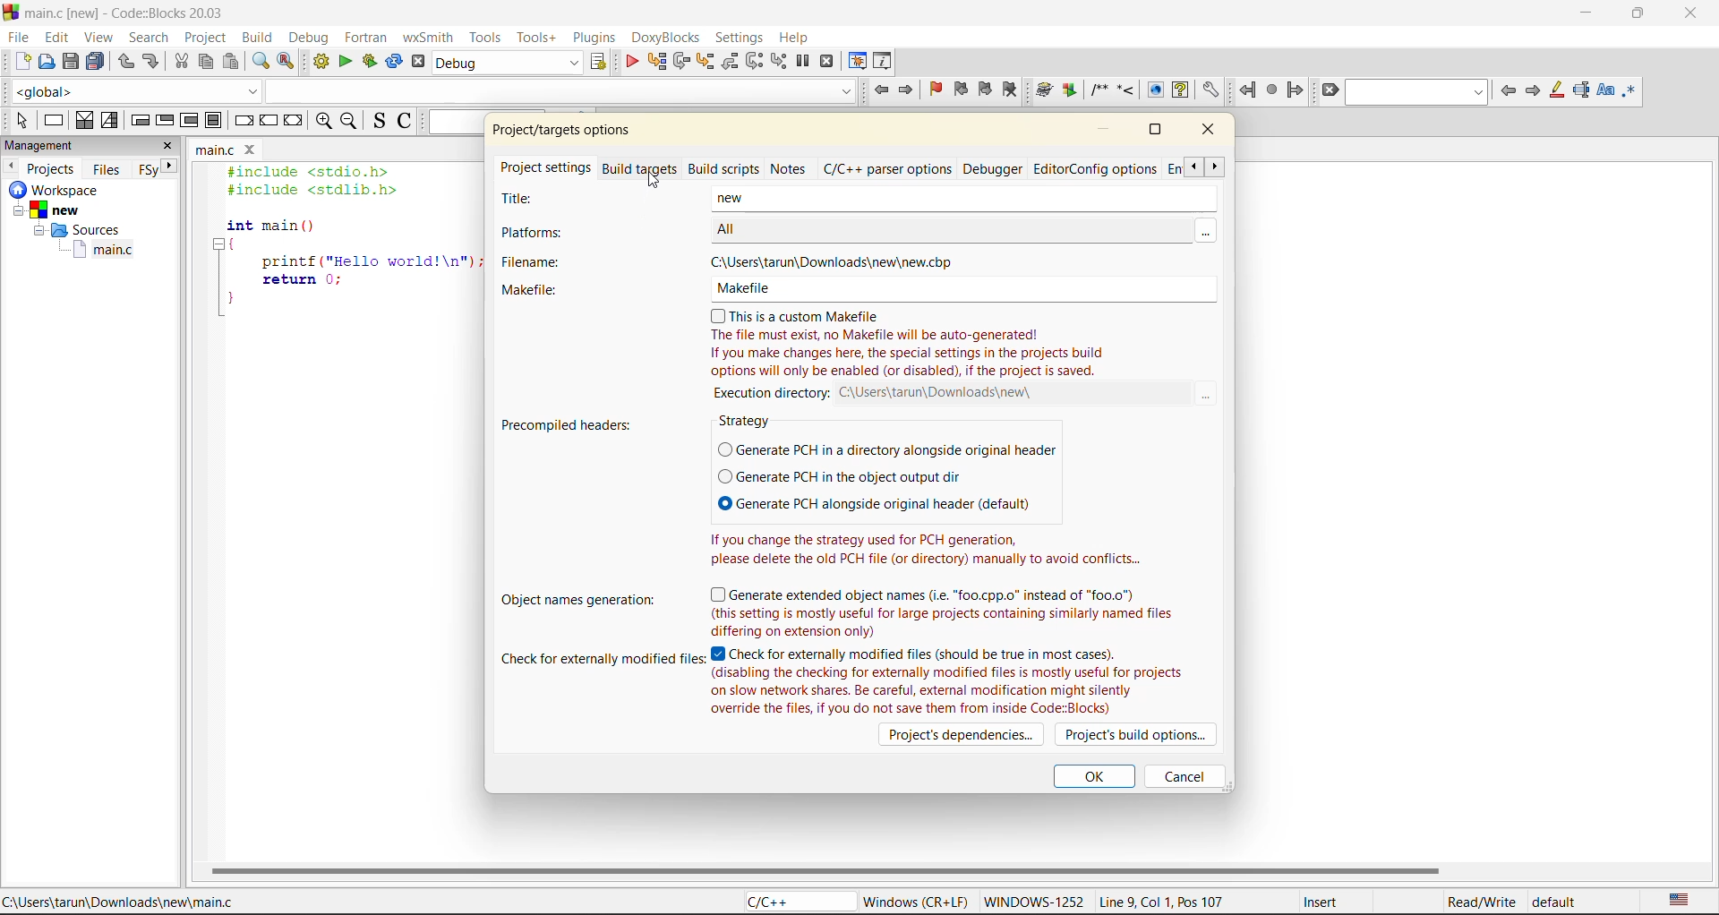 This screenshot has height=915, width=1719. I want to click on close, so click(170, 145).